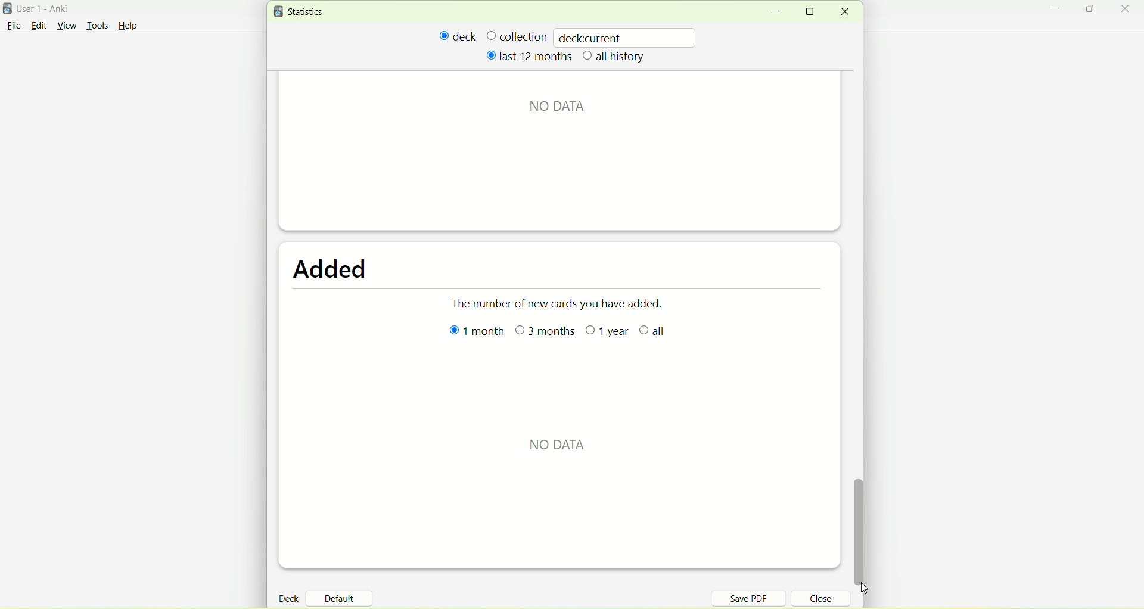  What do you see at coordinates (69, 26) in the screenshot?
I see `view` at bounding box center [69, 26].